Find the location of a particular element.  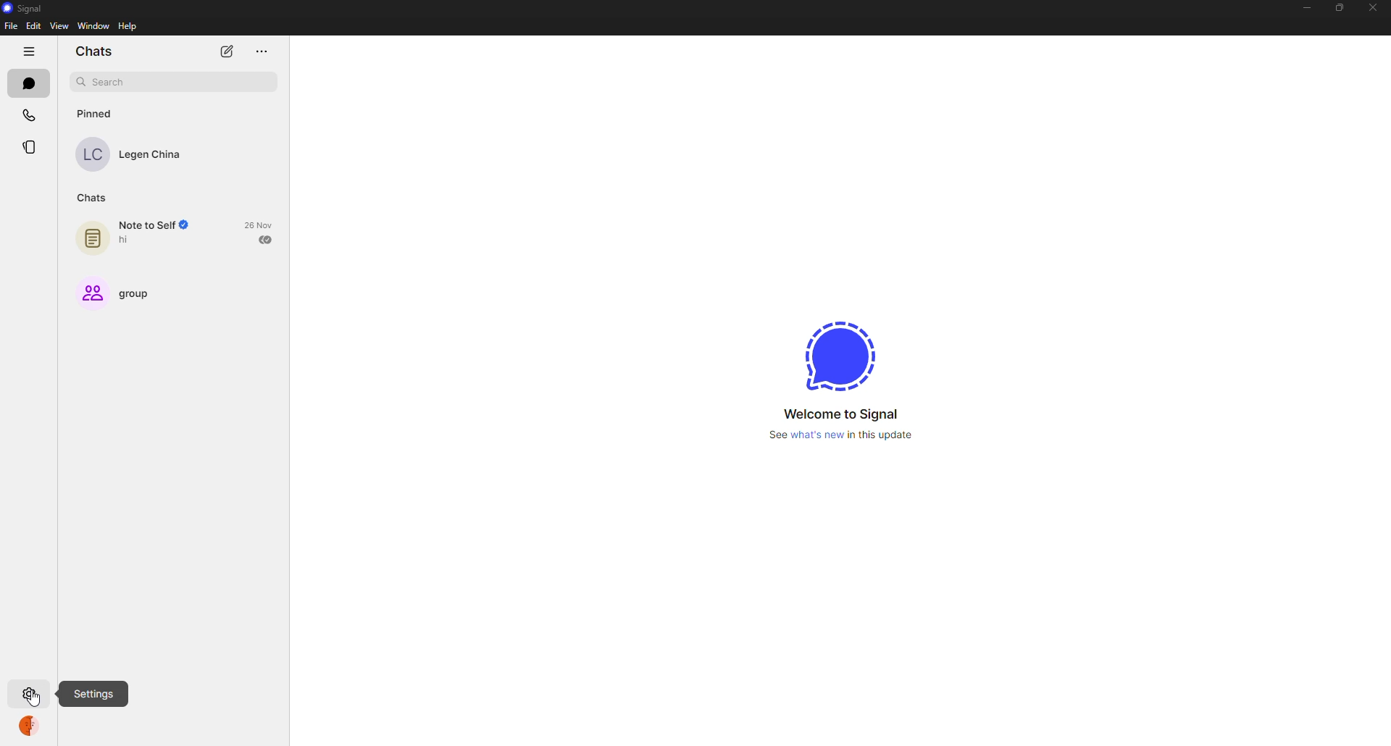

calls is located at coordinates (27, 117).